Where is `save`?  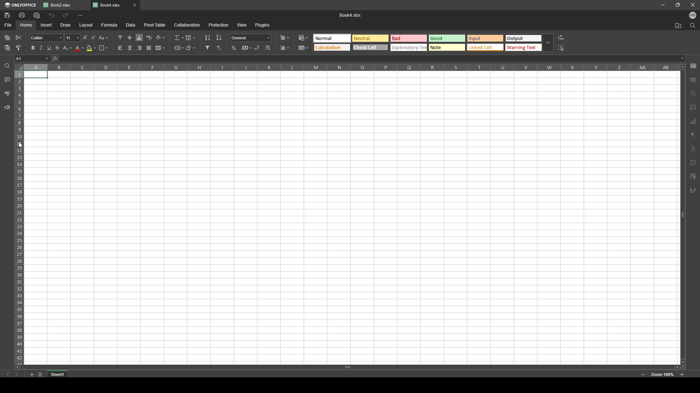 save is located at coordinates (8, 15).